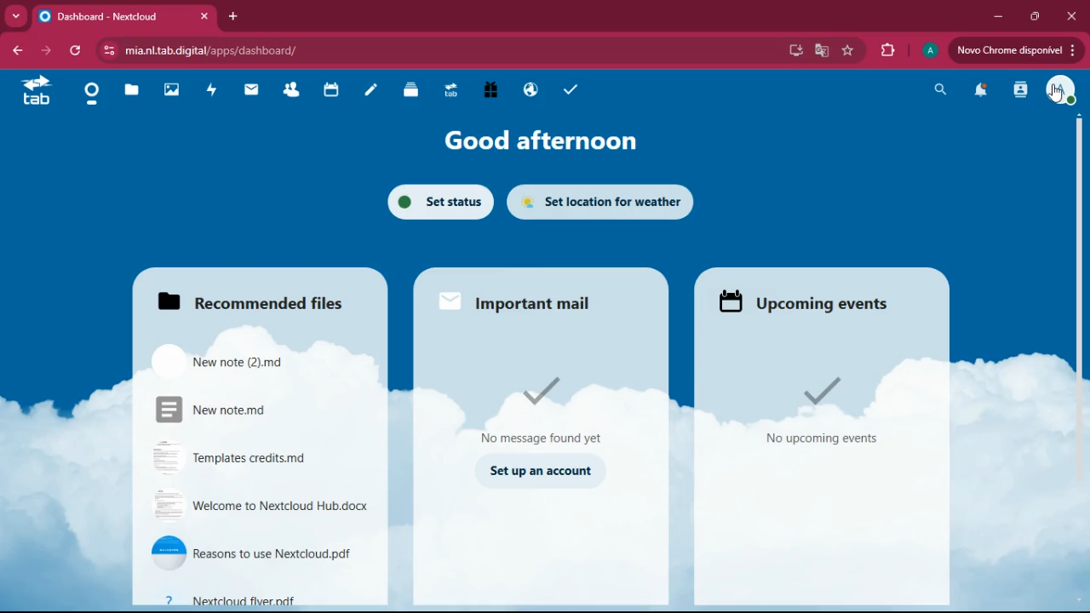  What do you see at coordinates (848, 52) in the screenshot?
I see `favorite` at bounding box center [848, 52].